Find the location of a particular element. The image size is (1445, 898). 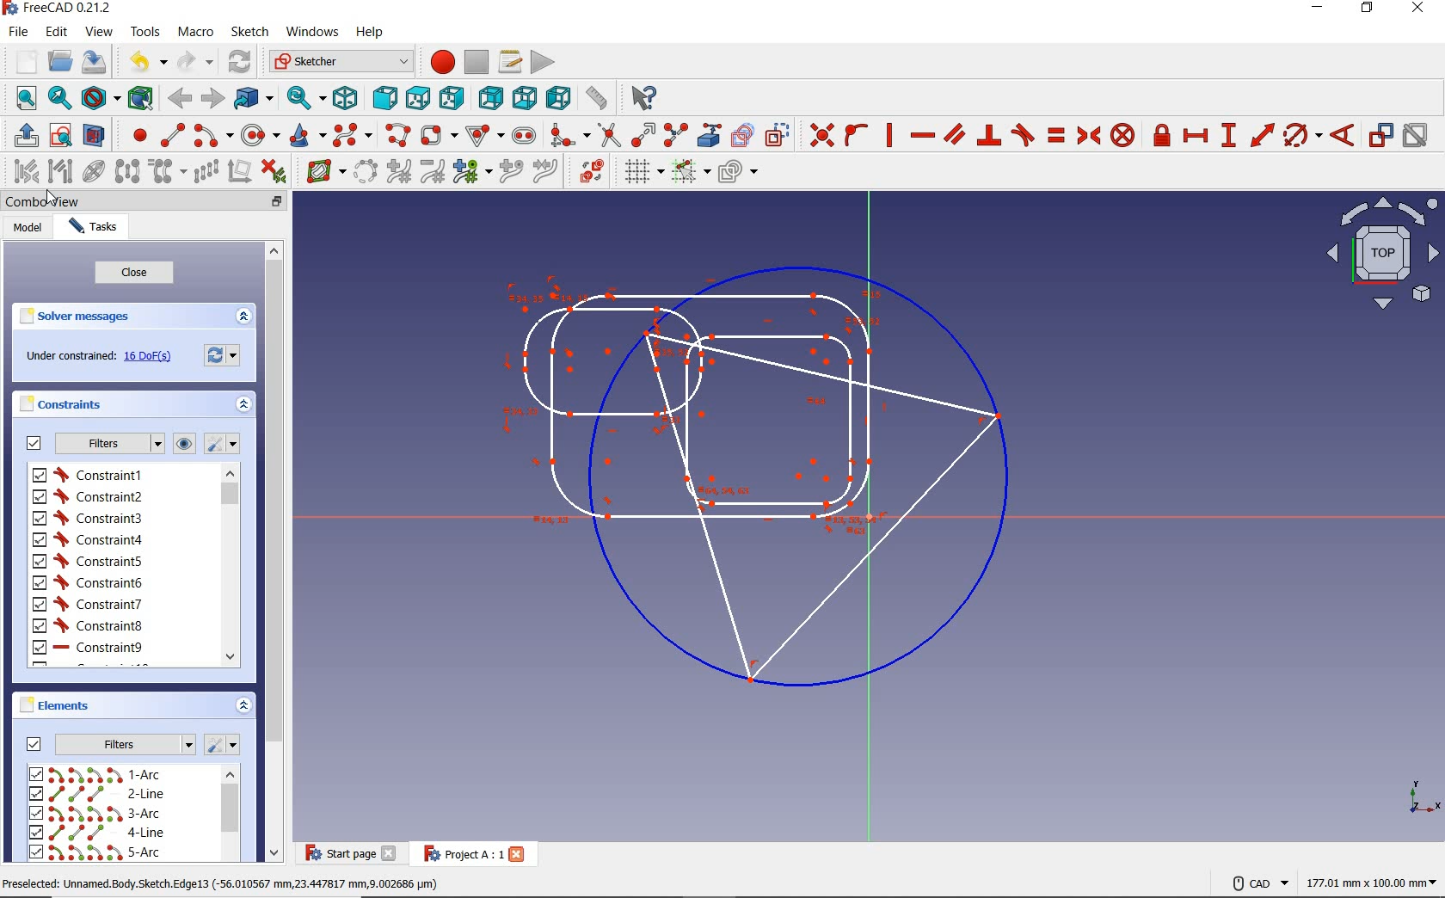

expand is located at coordinates (244, 316).